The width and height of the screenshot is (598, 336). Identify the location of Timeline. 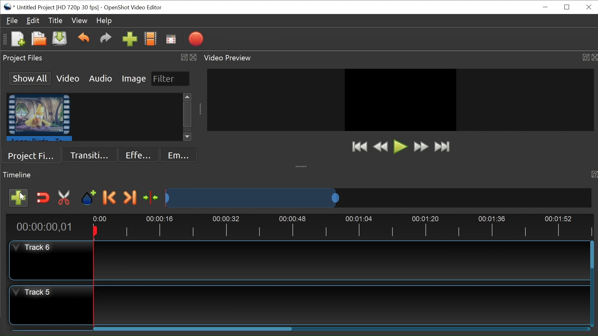
(300, 227).